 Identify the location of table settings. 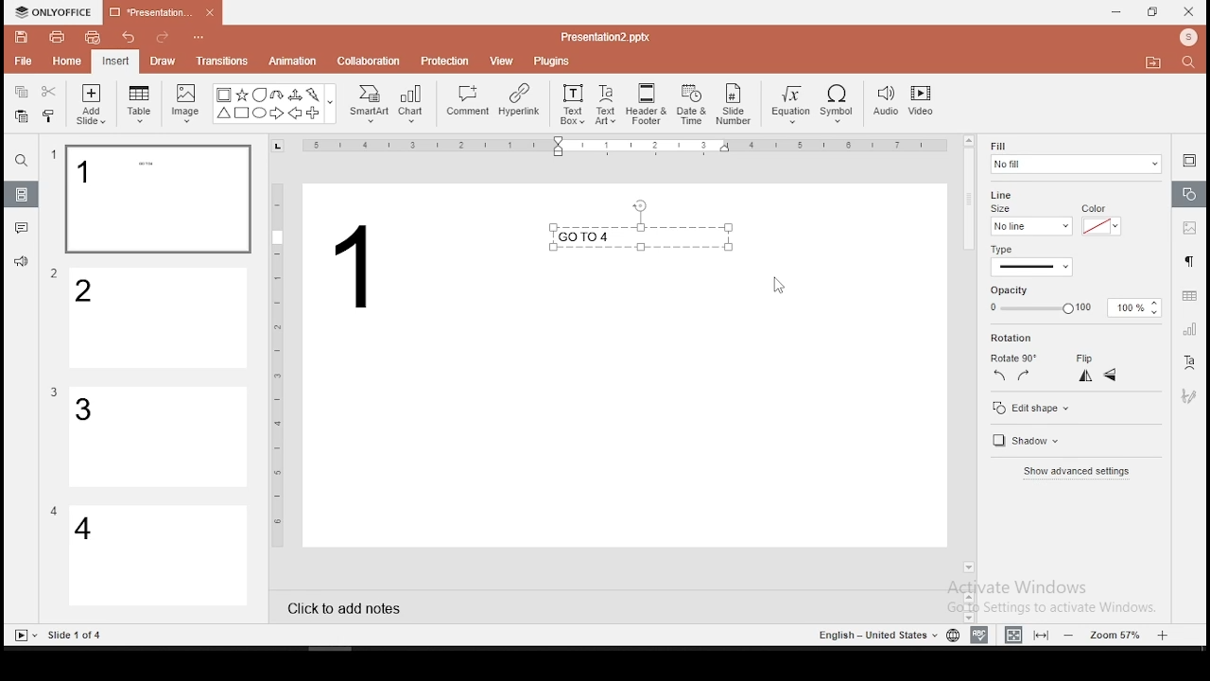
(1187, 296).